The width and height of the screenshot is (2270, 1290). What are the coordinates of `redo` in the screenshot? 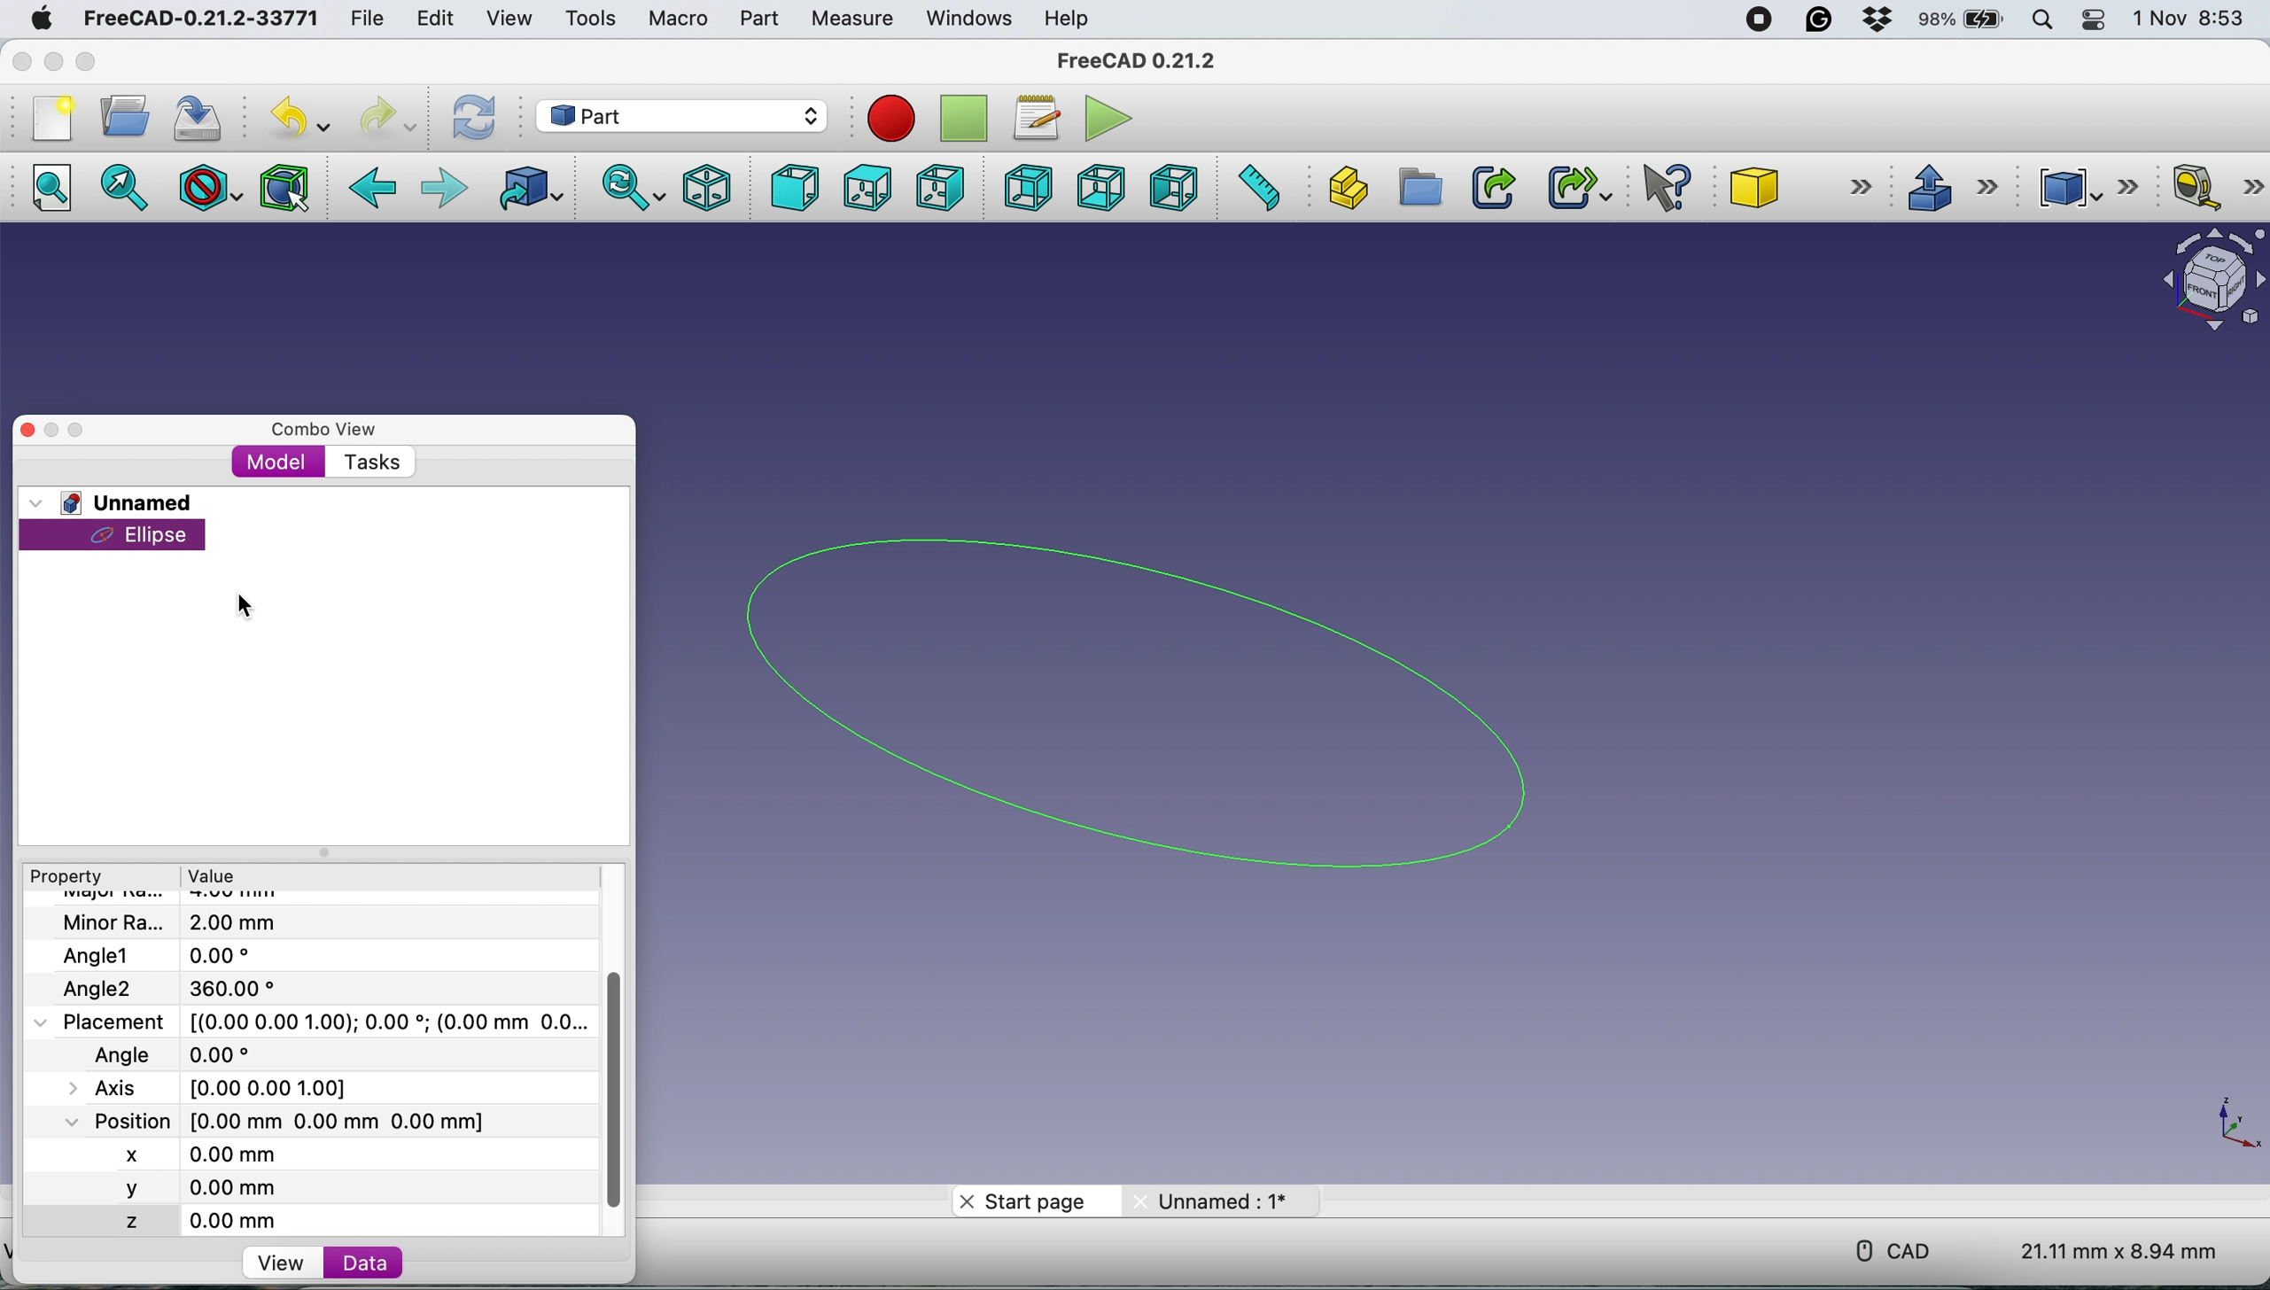 It's located at (391, 116).